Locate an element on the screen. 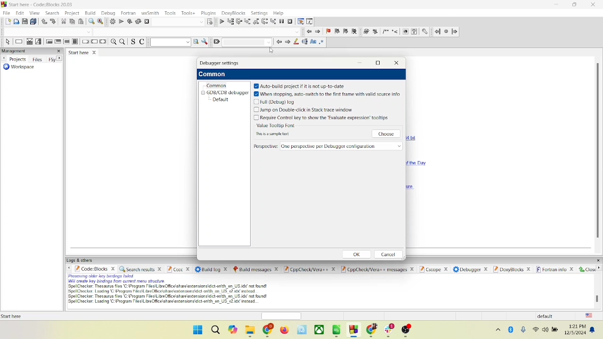 The height and width of the screenshot is (339, 603). common is located at coordinates (216, 86).